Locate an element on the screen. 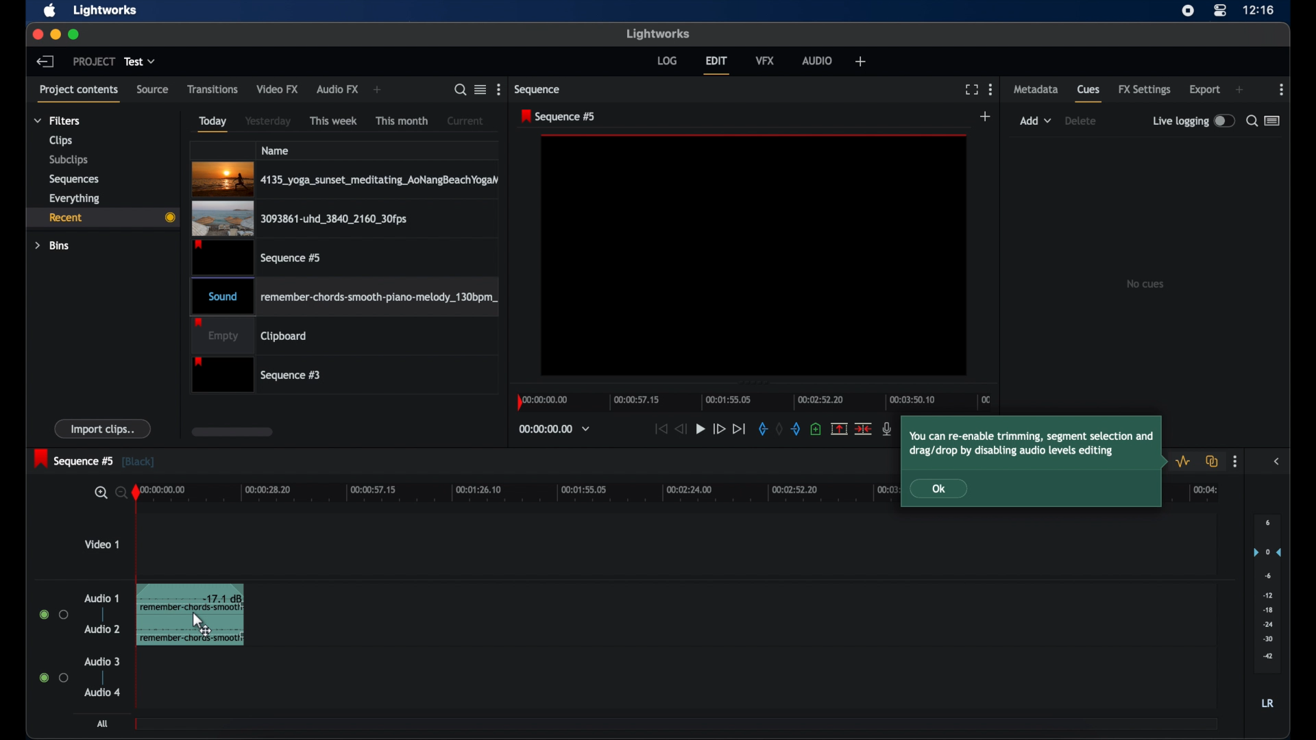 The image size is (1316, 740). add is located at coordinates (1036, 121).